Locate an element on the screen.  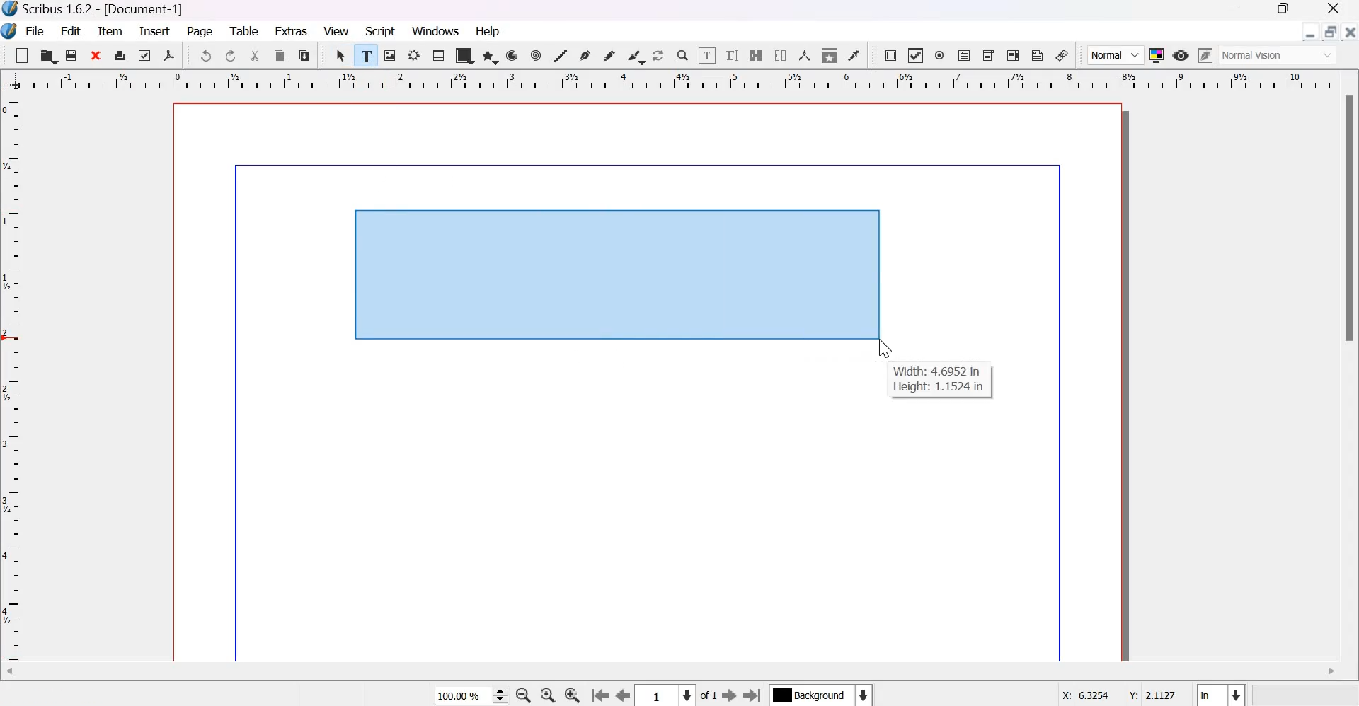
save is located at coordinates (72, 55).